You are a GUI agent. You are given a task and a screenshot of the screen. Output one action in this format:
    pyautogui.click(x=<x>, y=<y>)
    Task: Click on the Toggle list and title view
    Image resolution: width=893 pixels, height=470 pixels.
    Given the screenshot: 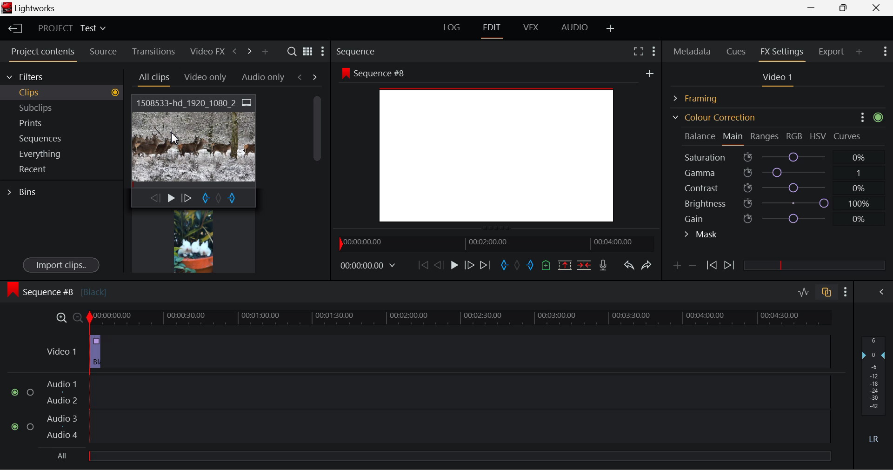 What is the action you would take?
    pyautogui.click(x=308, y=51)
    